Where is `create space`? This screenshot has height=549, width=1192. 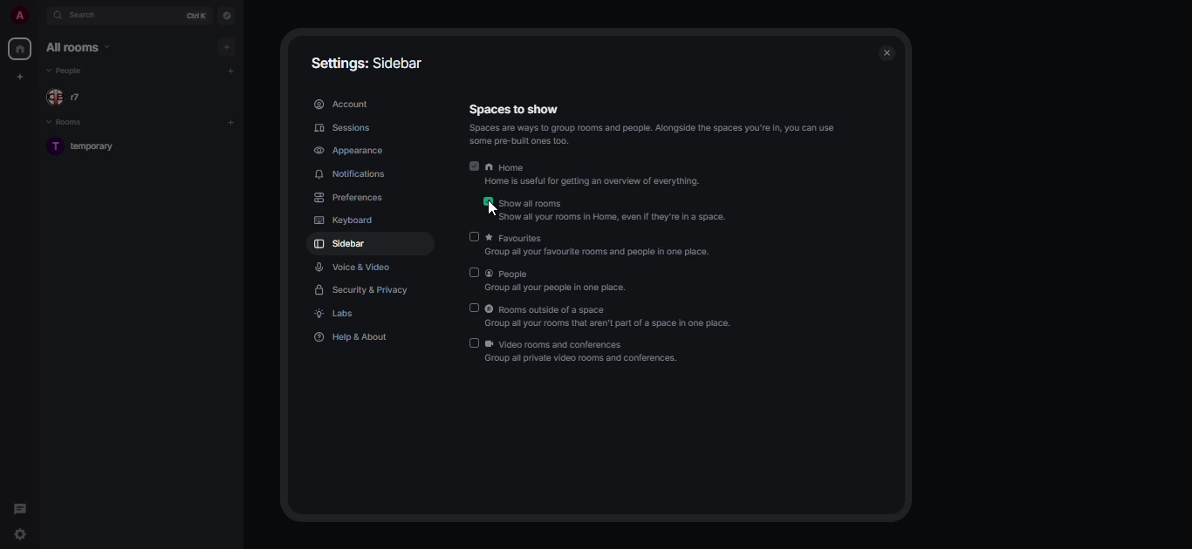
create space is located at coordinates (19, 77).